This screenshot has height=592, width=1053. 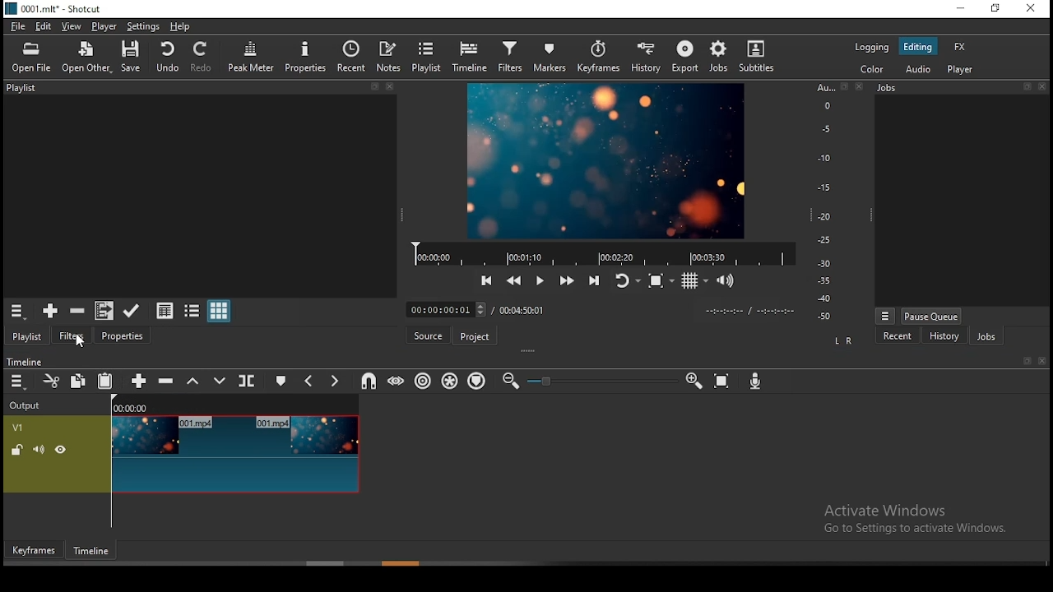 What do you see at coordinates (334, 379) in the screenshot?
I see `next marker` at bounding box center [334, 379].